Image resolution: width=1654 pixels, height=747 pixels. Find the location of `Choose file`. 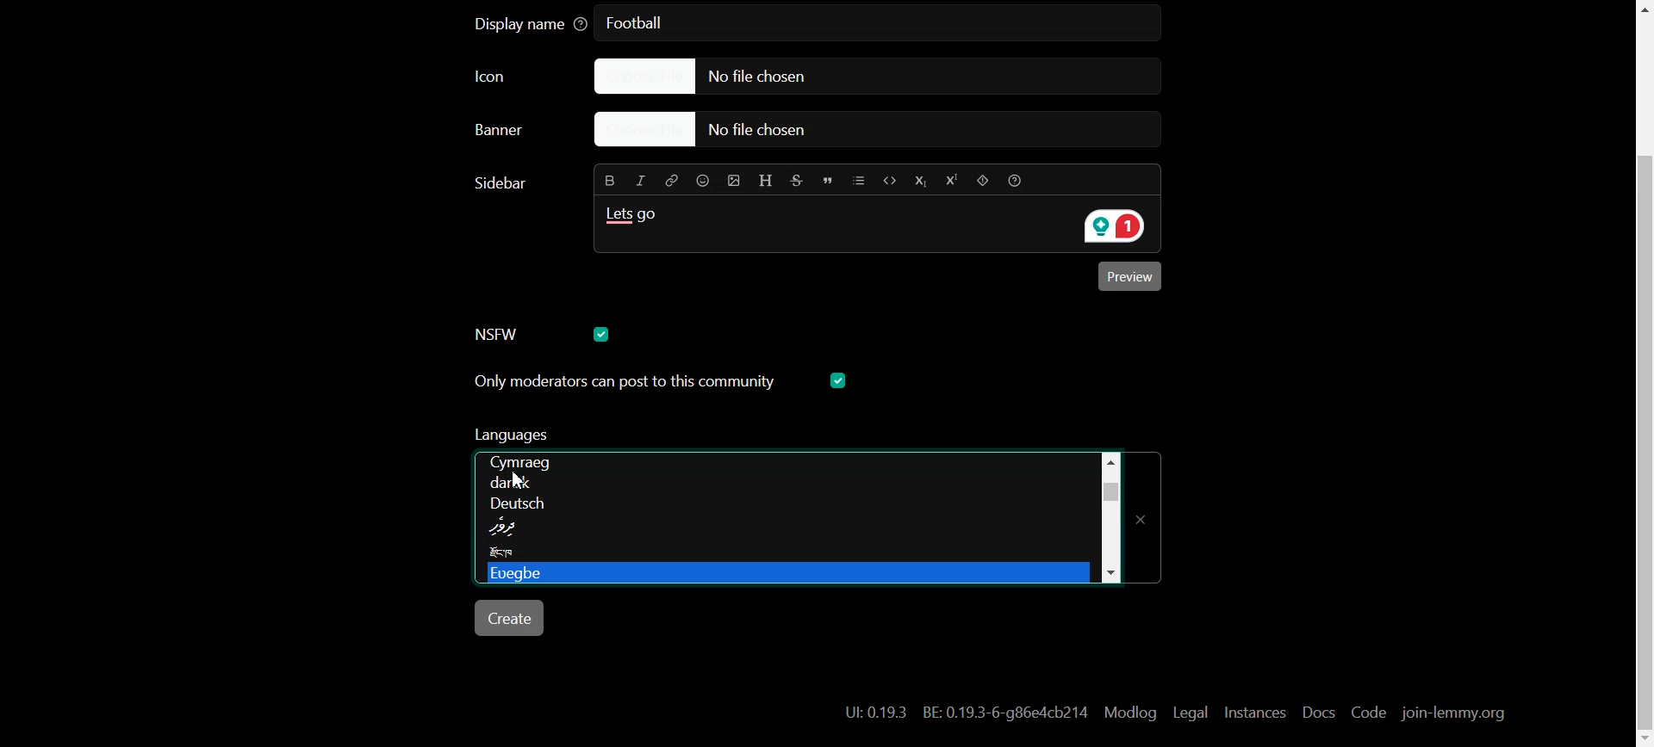

Choose file is located at coordinates (881, 131).